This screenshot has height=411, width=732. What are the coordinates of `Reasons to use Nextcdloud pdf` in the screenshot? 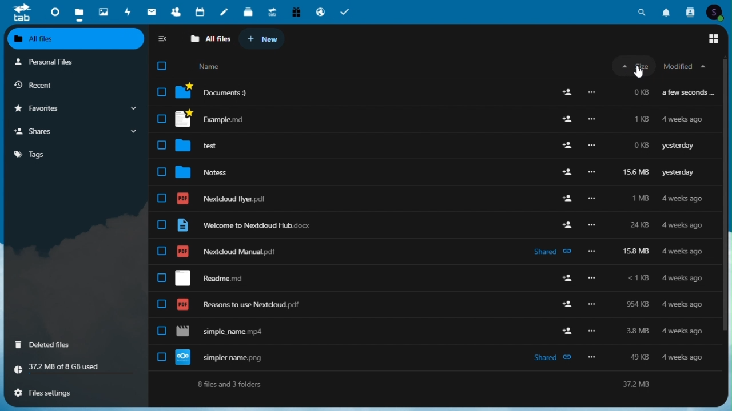 It's located at (432, 305).